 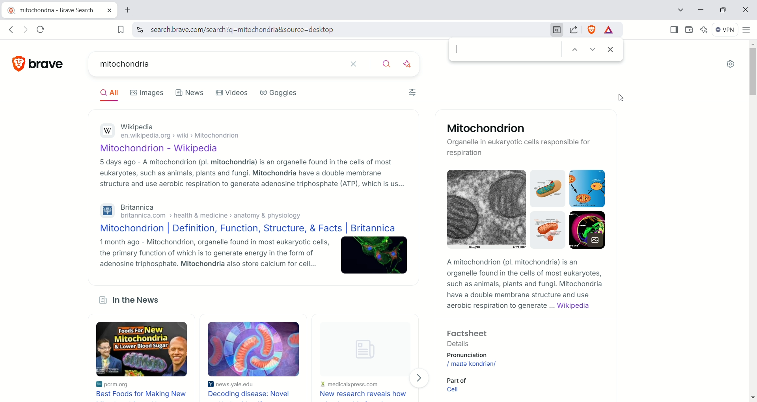 What do you see at coordinates (363, 395) in the screenshot?
I see `New research reveals how` at bounding box center [363, 395].